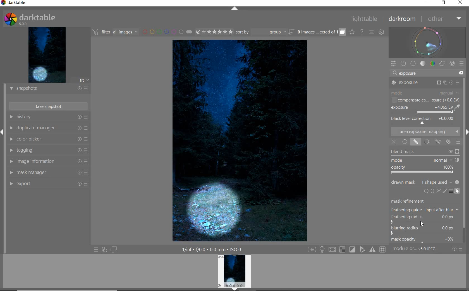 Image resolution: width=469 pixels, height=291 pixels. What do you see at coordinates (458, 142) in the screenshot?
I see `BLENDING OPTIONS` at bounding box center [458, 142].